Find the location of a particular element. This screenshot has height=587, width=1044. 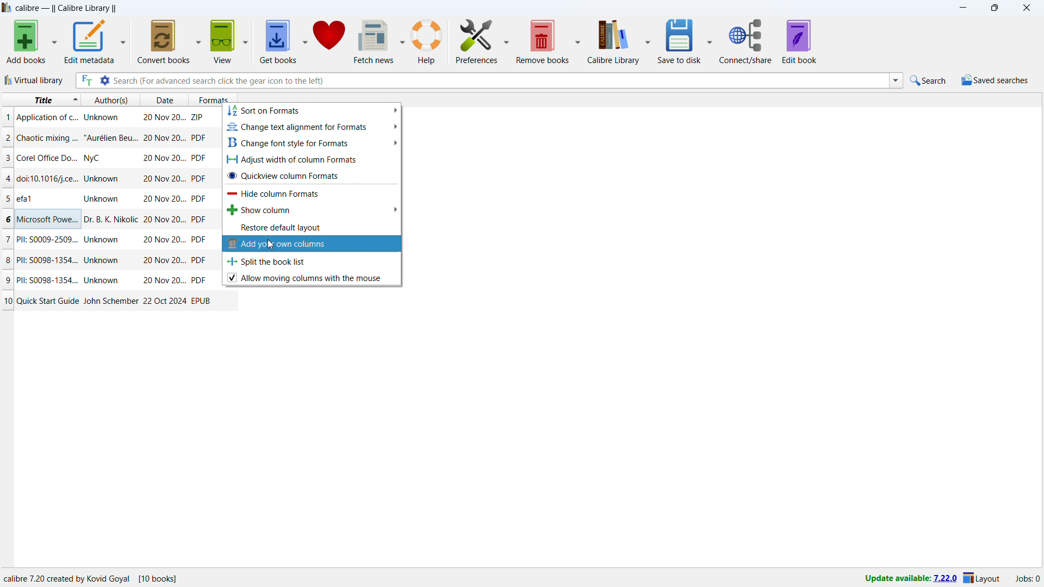

cursor is located at coordinates (272, 245).